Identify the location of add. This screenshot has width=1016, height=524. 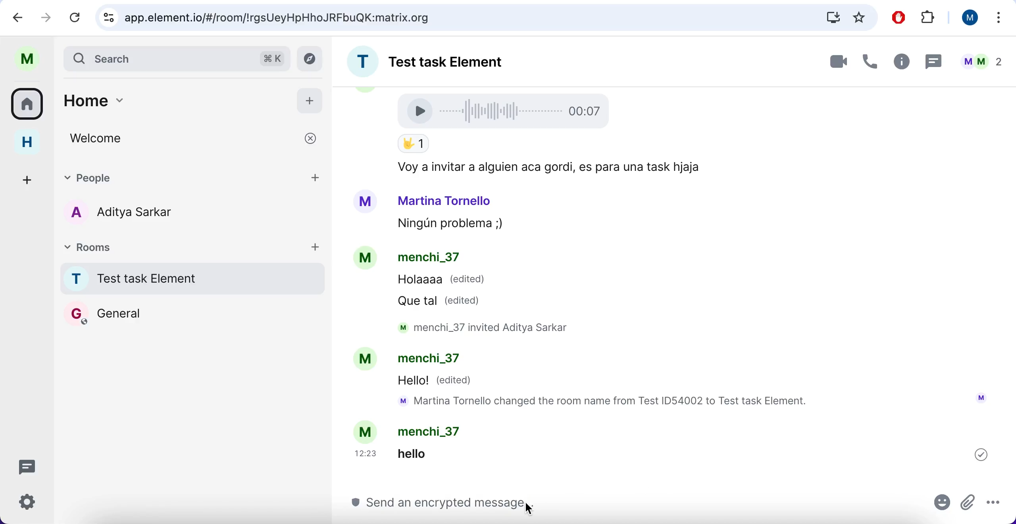
(316, 176).